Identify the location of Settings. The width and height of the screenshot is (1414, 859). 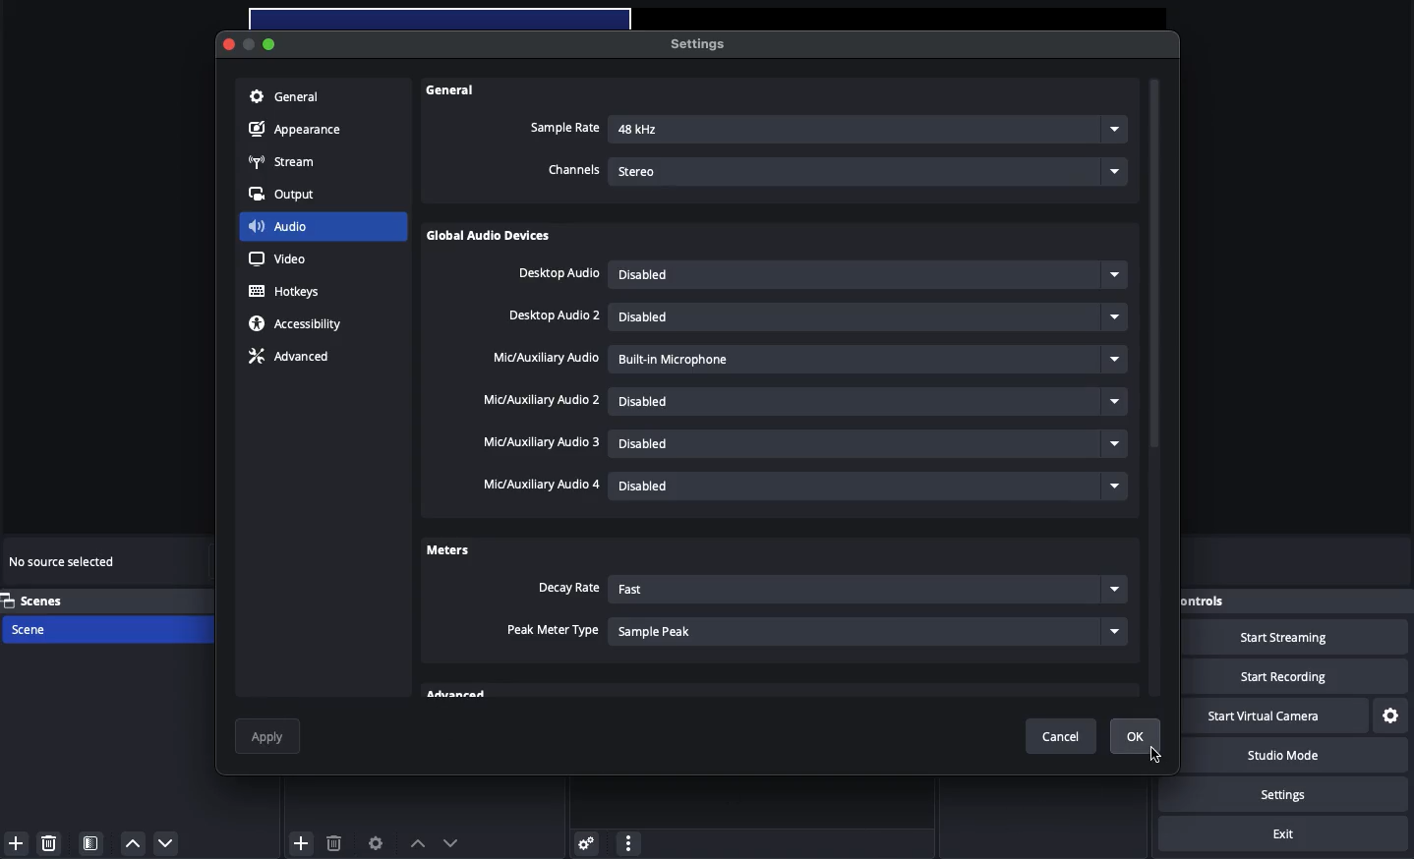
(695, 43).